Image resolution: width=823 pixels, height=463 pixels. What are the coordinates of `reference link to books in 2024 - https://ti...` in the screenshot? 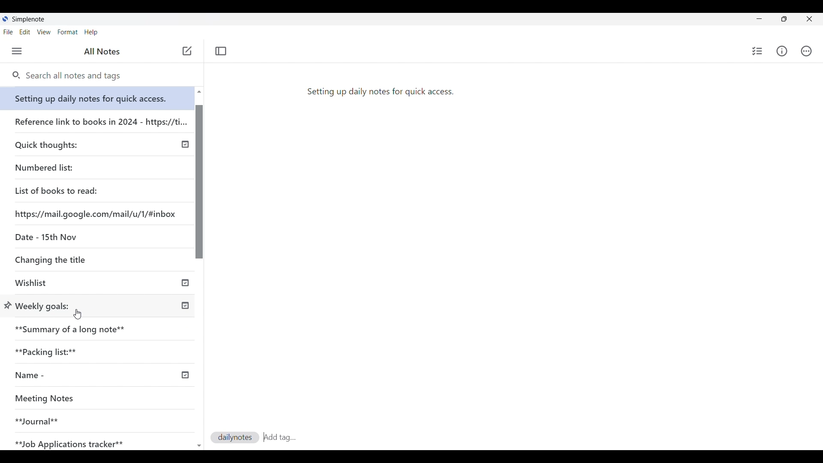 It's located at (100, 118).